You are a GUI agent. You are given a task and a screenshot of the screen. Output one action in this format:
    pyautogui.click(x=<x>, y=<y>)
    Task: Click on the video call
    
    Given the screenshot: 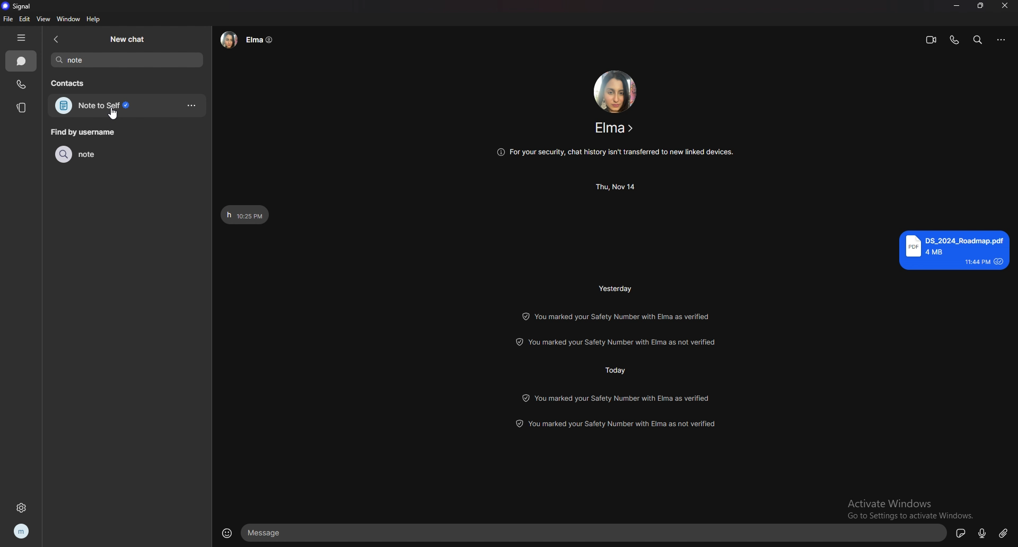 What is the action you would take?
    pyautogui.click(x=931, y=39)
    